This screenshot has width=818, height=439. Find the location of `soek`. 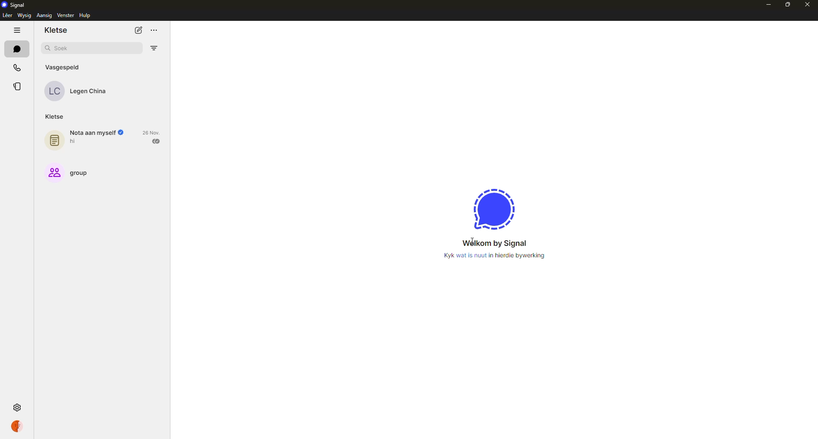

soek is located at coordinates (63, 48).